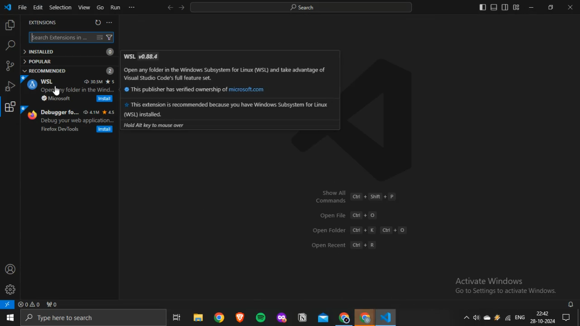 This screenshot has height=326, width=580. Describe the element at coordinates (282, 317) in the screenshot. I see `mozilla firefox` at that location.